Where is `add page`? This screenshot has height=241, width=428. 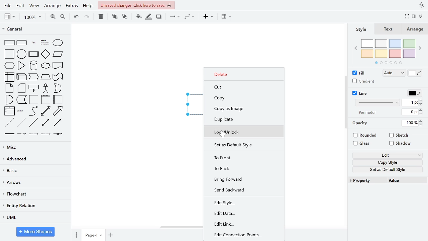
add page is located at coordinates (111, 235).